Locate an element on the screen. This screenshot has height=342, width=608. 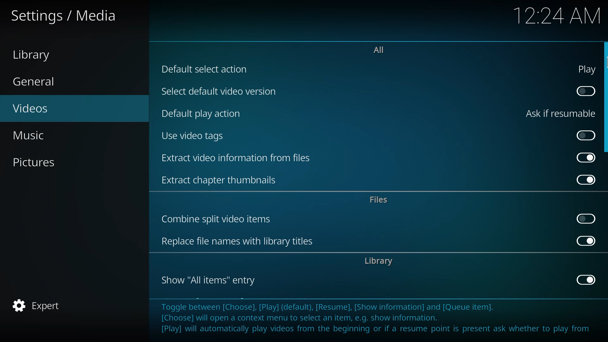
extract chapter thumbnails is located at coordinates (221, 180).